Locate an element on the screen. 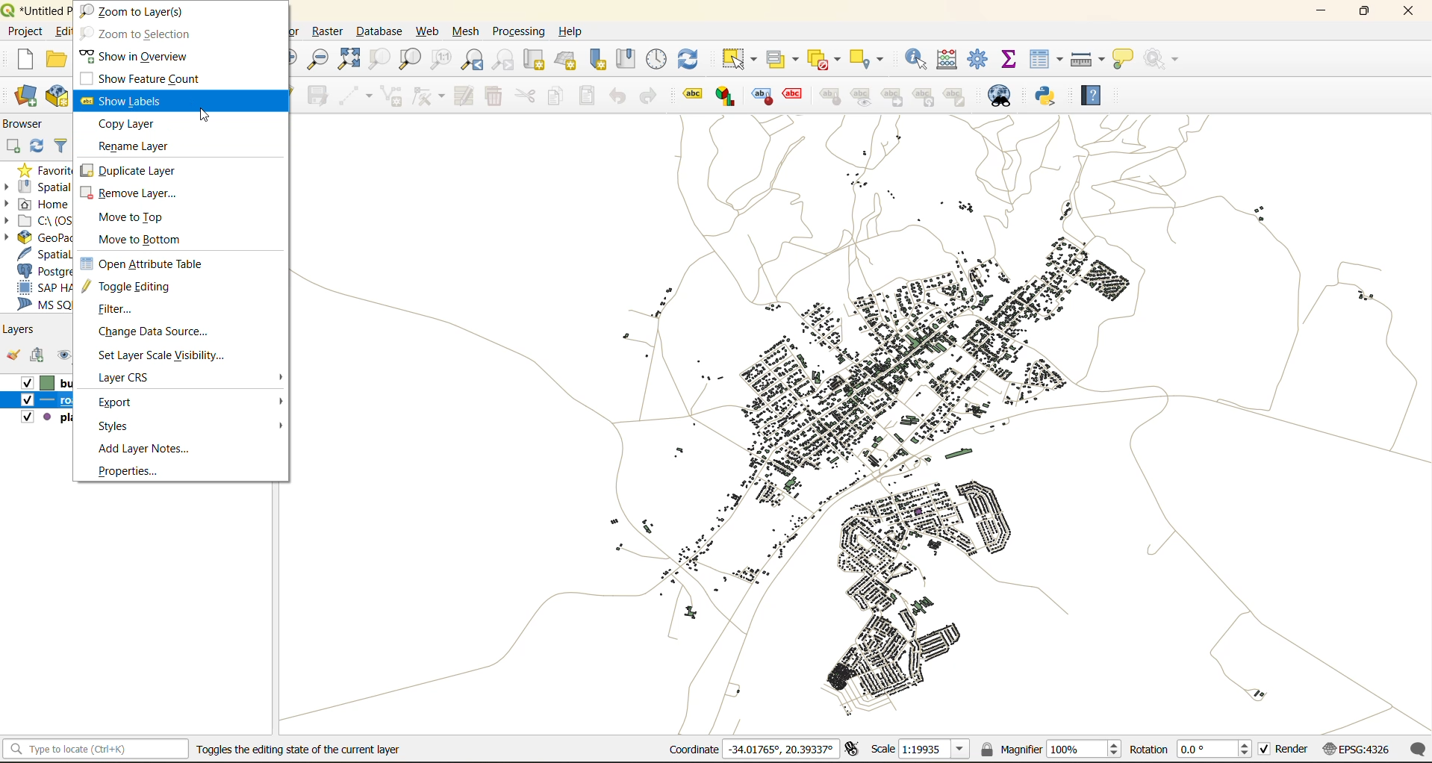 This screenshot has height=763, width=1432. copy layer is located at coordinates (136, 124).